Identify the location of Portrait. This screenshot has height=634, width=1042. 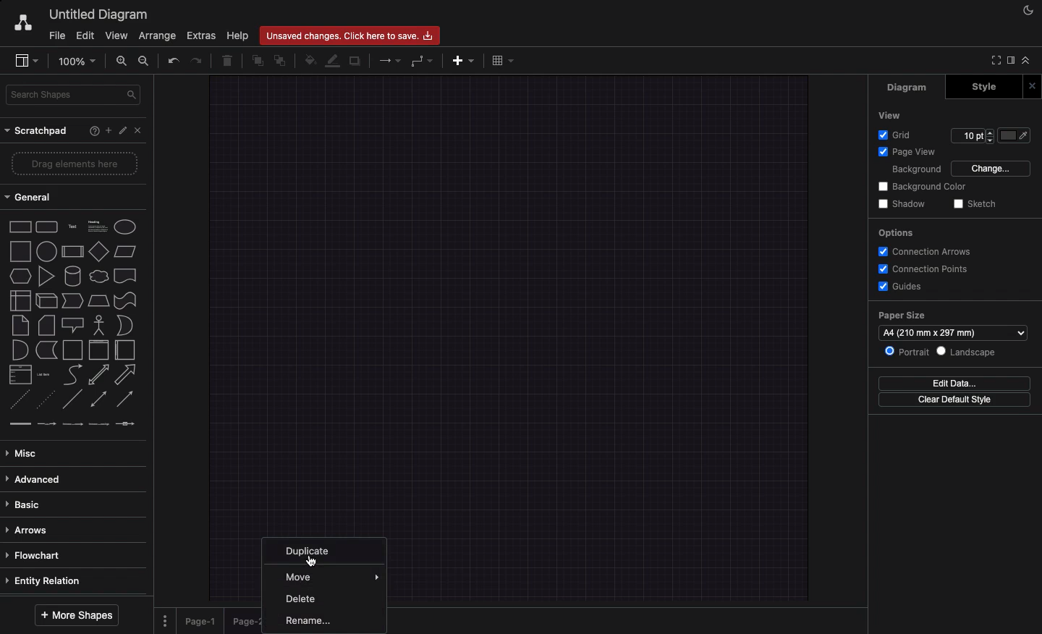
(906, 351).